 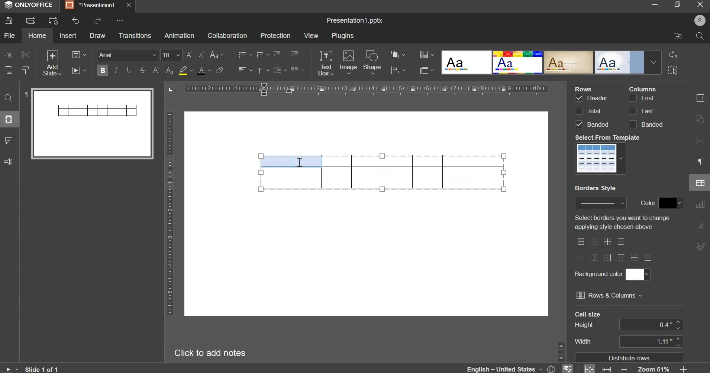 What do you see at coordinates (31, 20) in the screenshot?
I see `print` at bounding box center [31, 20].